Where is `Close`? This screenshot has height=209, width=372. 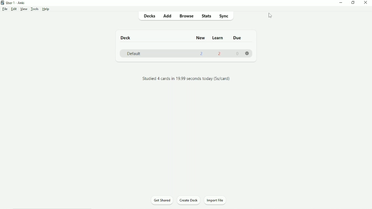
Close is located at coordinates (367, 3).